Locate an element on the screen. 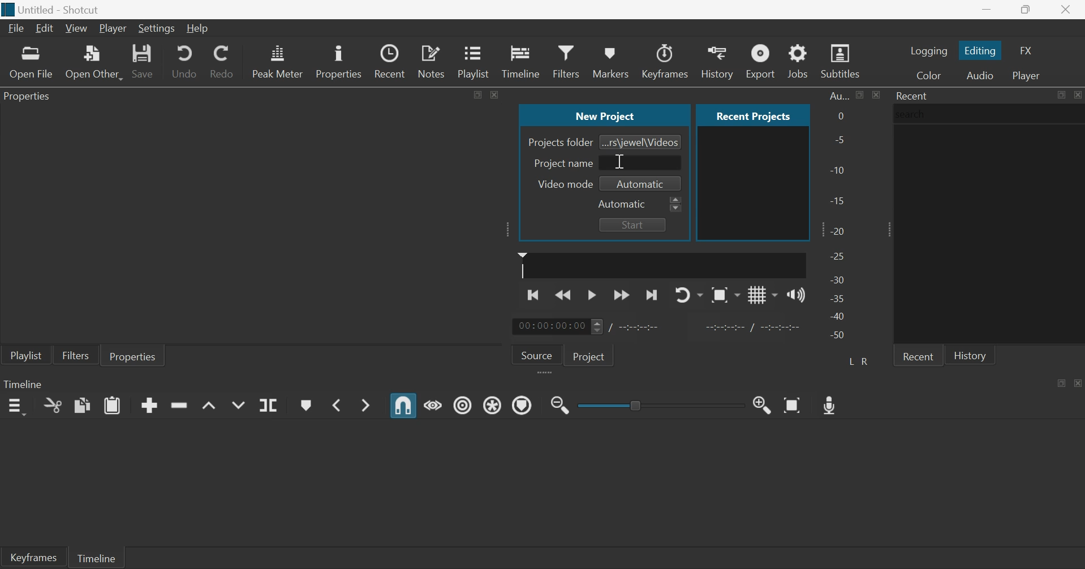 The width and height of the screenshot is (1085, 569). Subtitles is located at coordinates (842, 61).